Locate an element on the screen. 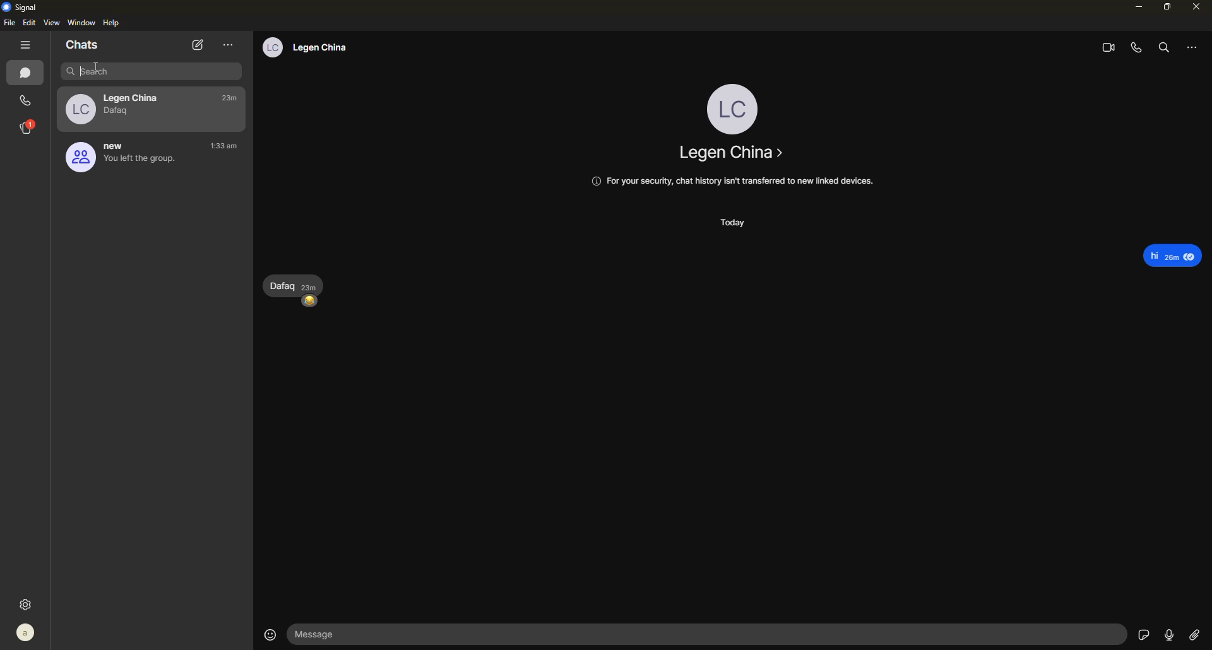  typing is located at coordinates (154, 72).